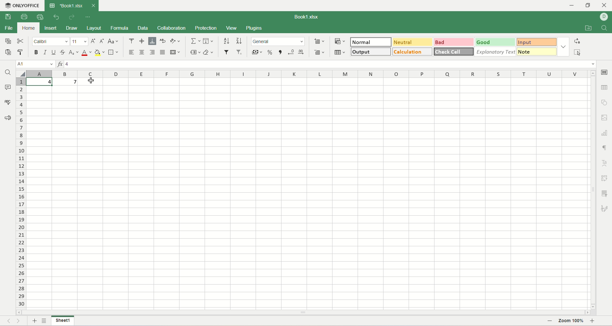 The width and height of the screenshot is (612, 326). Describe the element at coordinates (63, 52) in the screenshot. I see `strikethrough` at that location.